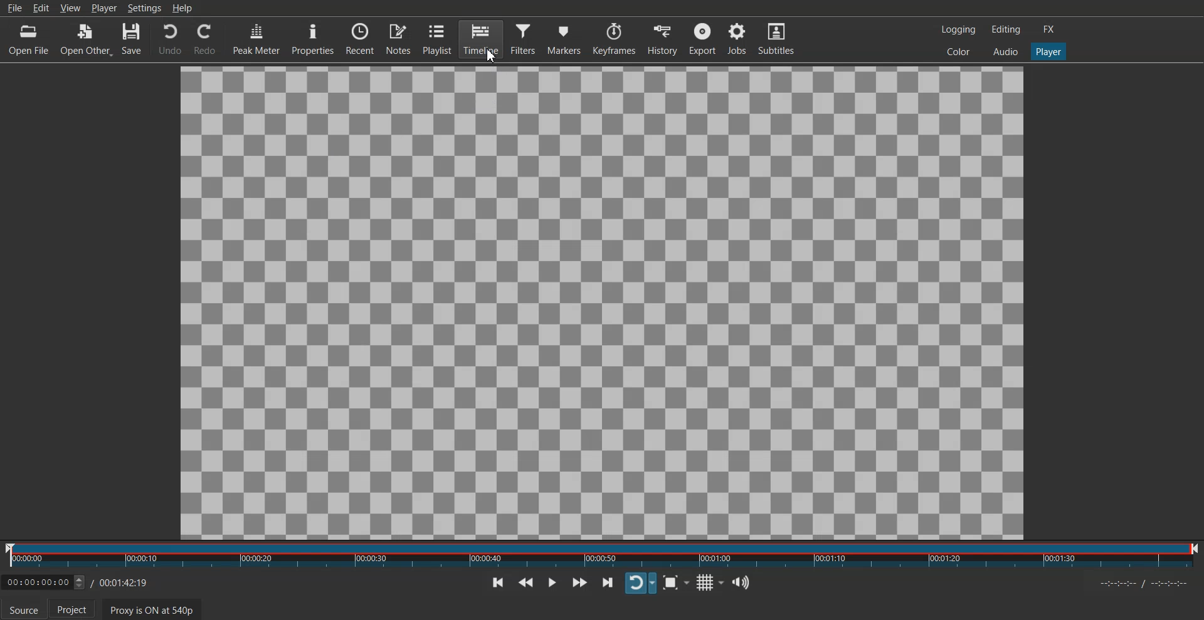 The image size is (1204, 620). What do you see at coordinates (564, 38) in the screenshot?
I see `Markers` at bounding box center [564, 38].